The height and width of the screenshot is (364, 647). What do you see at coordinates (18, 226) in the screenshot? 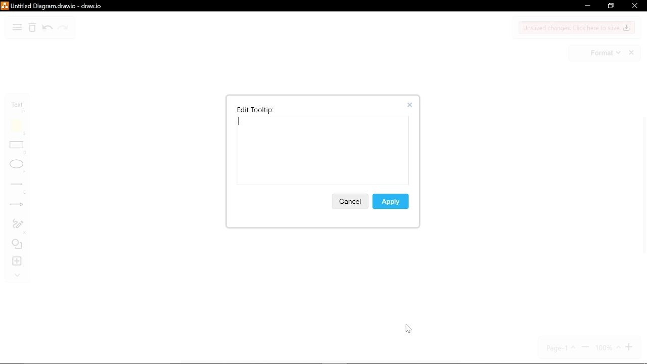
I see `freehand` at bounding box center [18, 226].